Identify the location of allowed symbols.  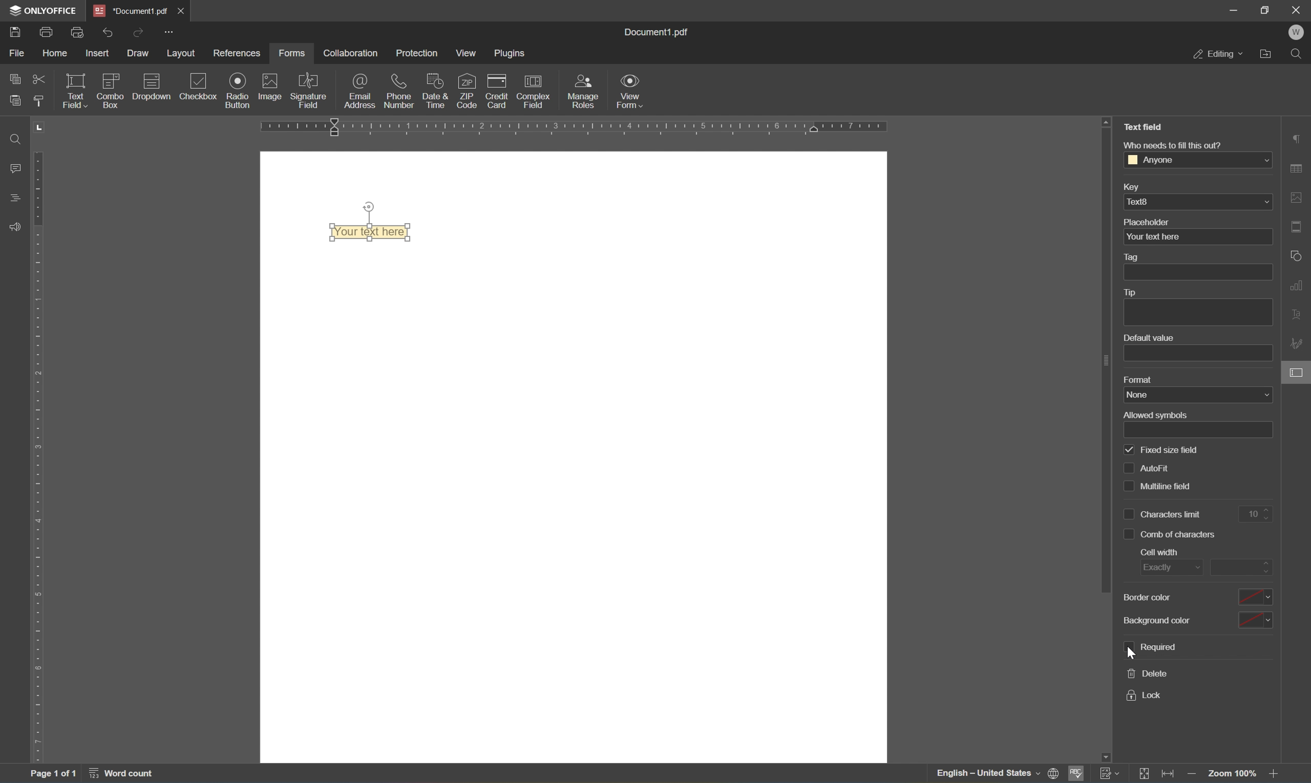
(1157, 415).